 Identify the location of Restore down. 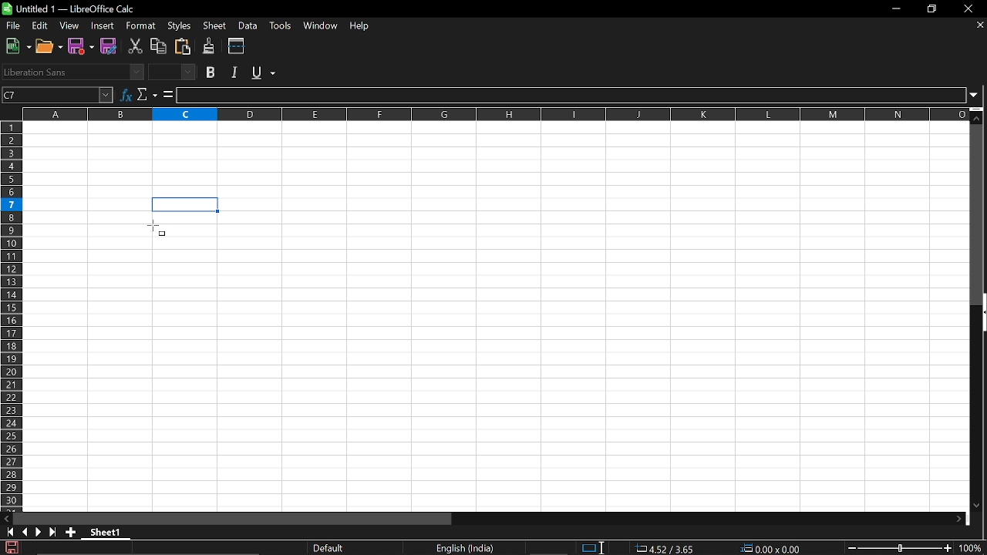
(931, 10).